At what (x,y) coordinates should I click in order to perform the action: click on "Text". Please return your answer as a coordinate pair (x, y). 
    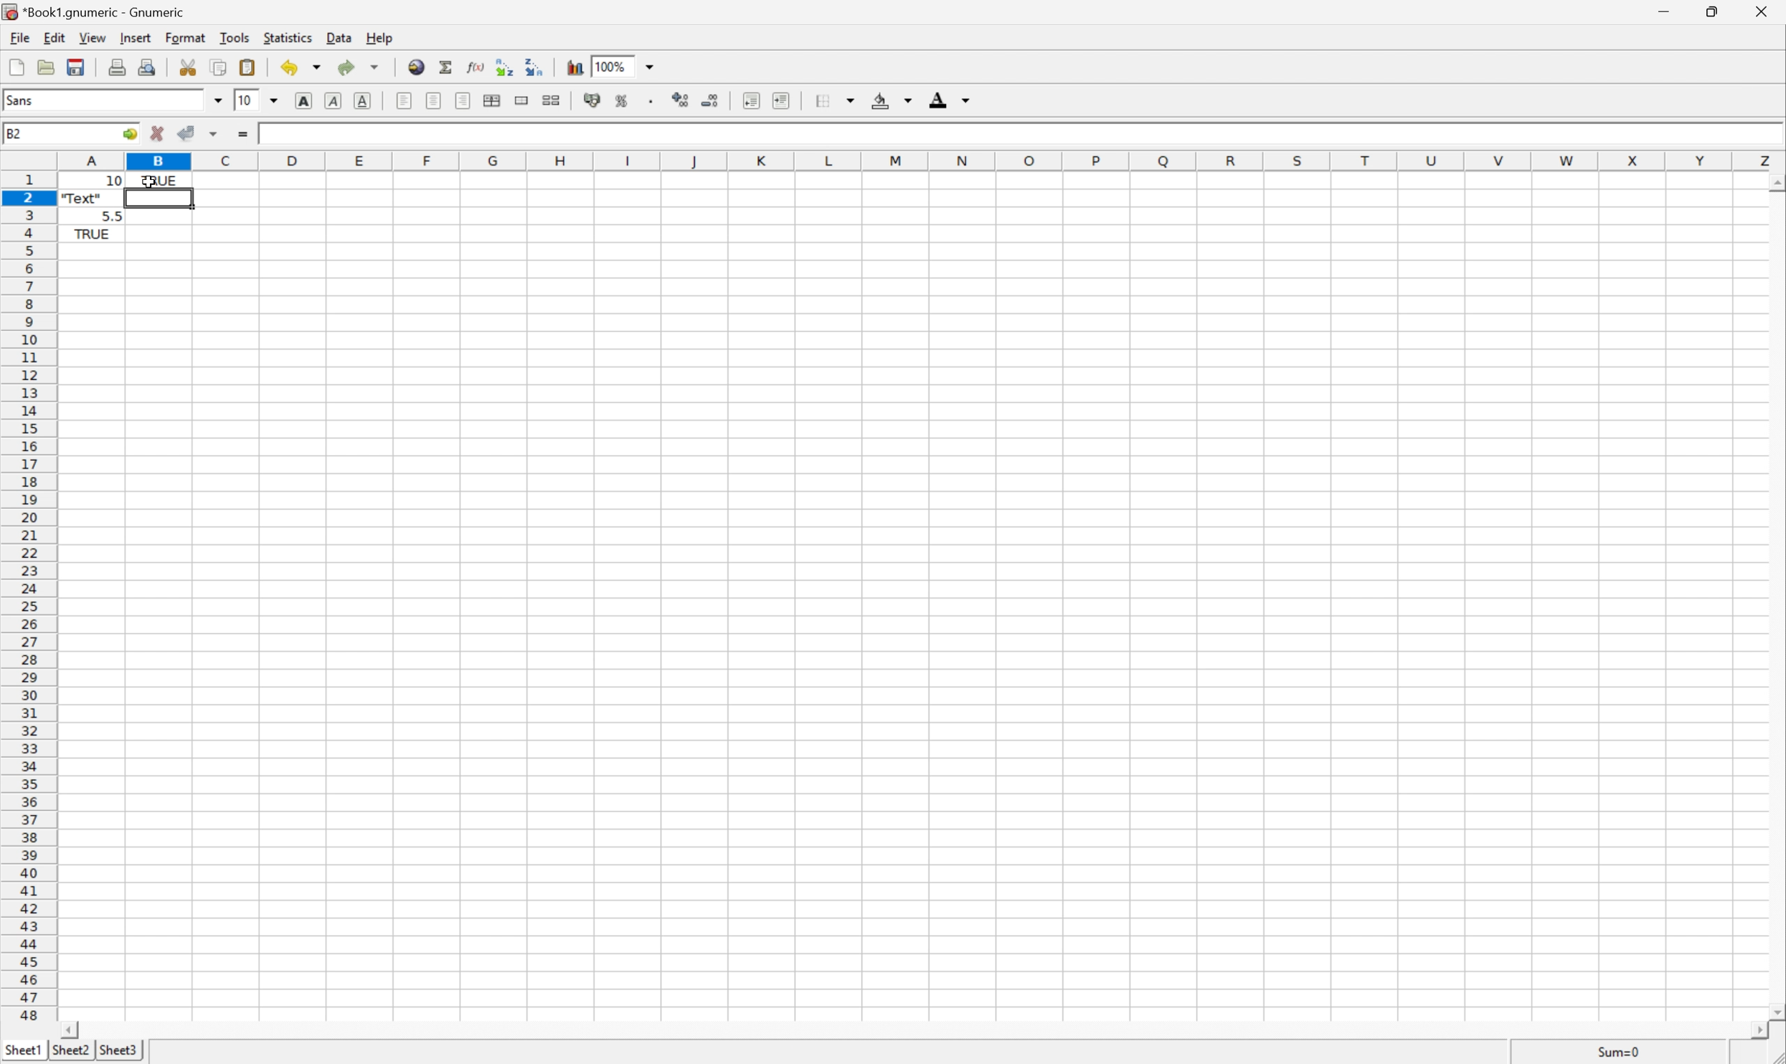
    Looking at the image, I should click on (82, 201).